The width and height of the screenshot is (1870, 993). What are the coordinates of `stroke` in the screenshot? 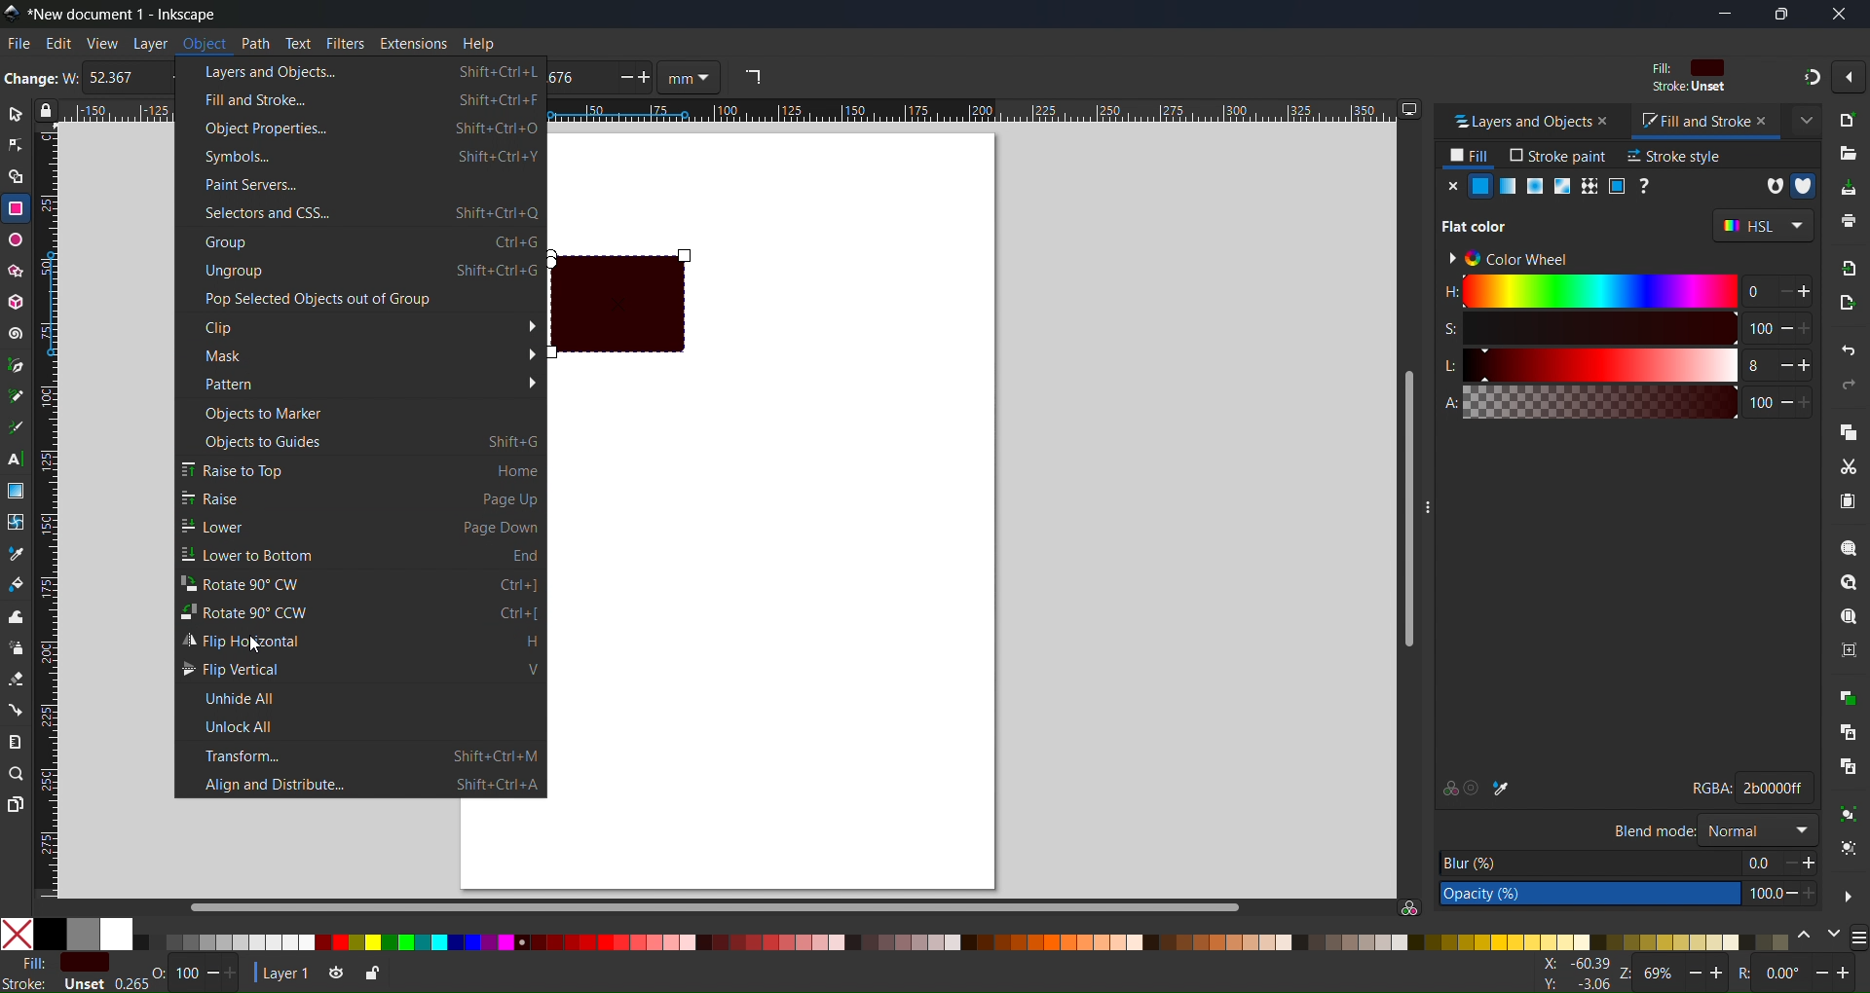 It's located at (25, 983).